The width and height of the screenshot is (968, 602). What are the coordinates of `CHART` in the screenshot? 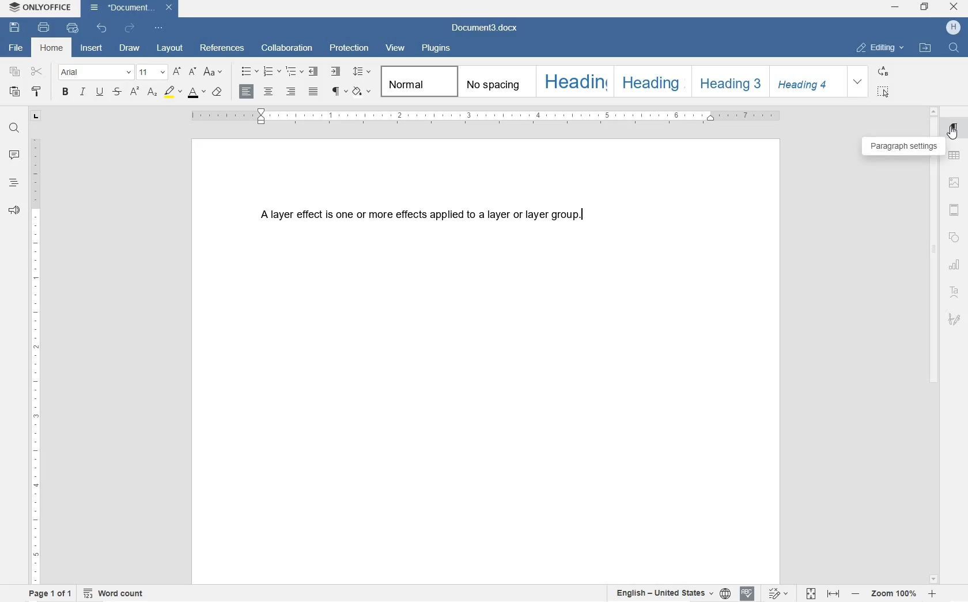 It's located at (954, 264).